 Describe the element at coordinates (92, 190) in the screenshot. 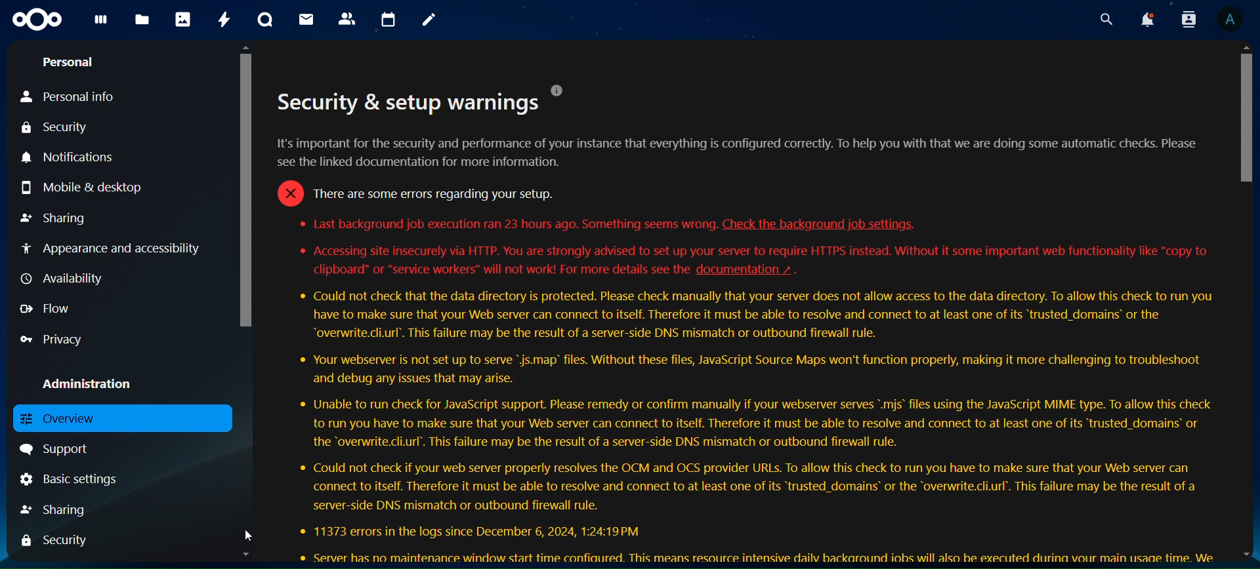

I see `mobile & desktop` at that location.